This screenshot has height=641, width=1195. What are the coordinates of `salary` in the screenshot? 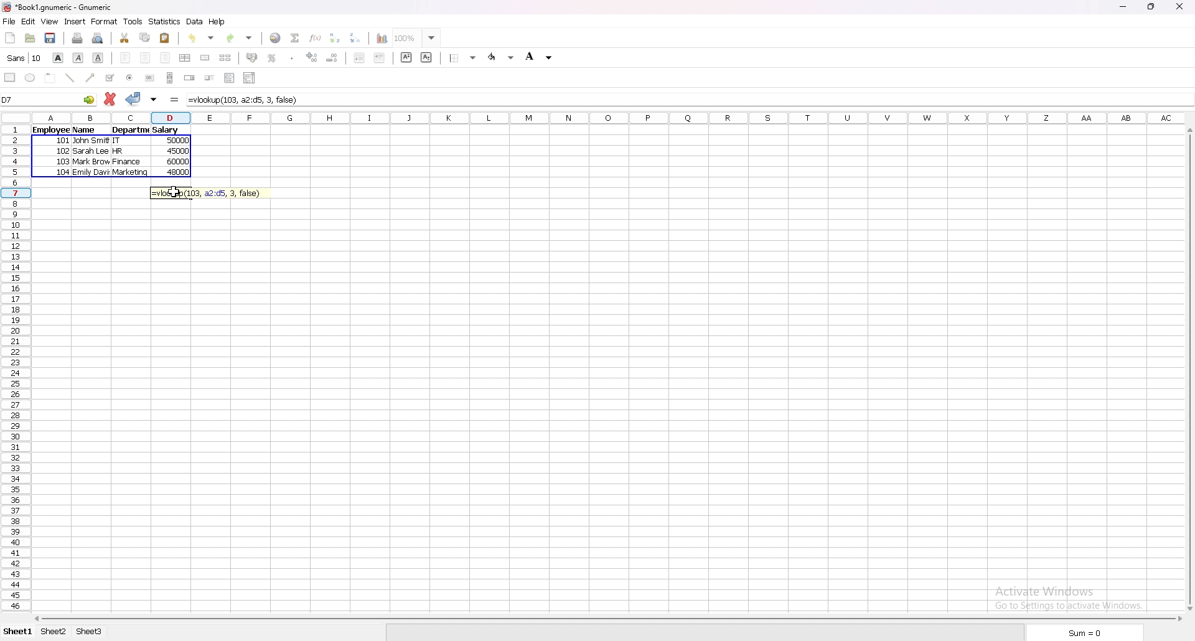 It's located at (168, 131).